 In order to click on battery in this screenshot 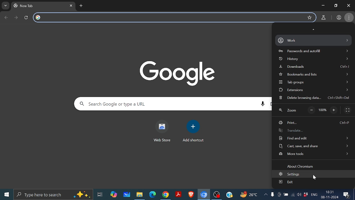, I will do `click(286, 196)`.